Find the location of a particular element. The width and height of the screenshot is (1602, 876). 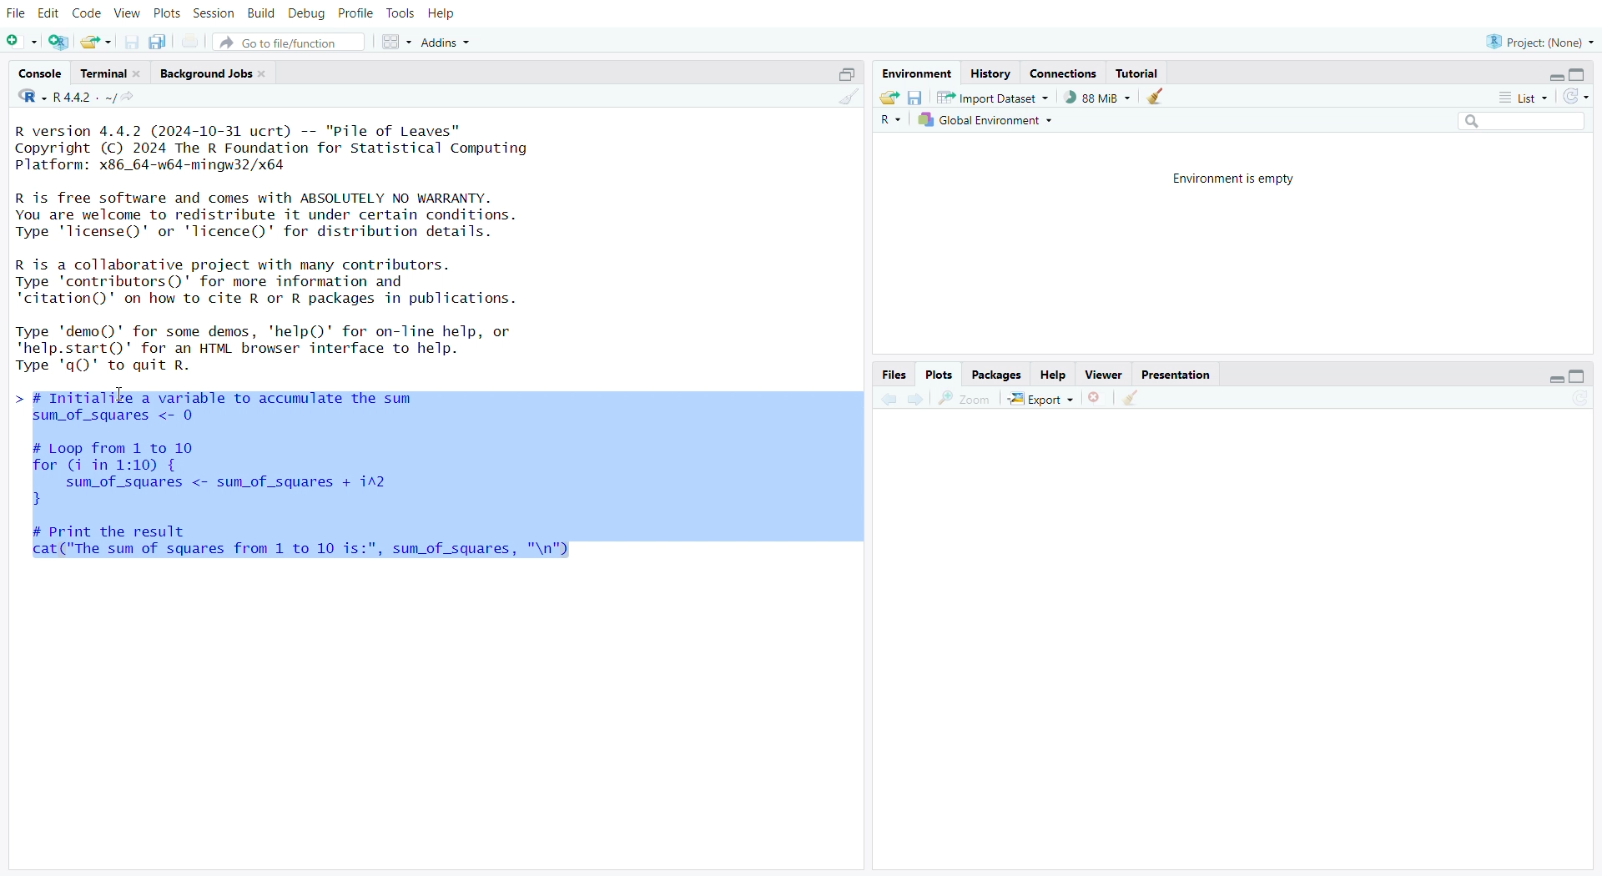

empty plot area is located at coordinates (1240, 639).